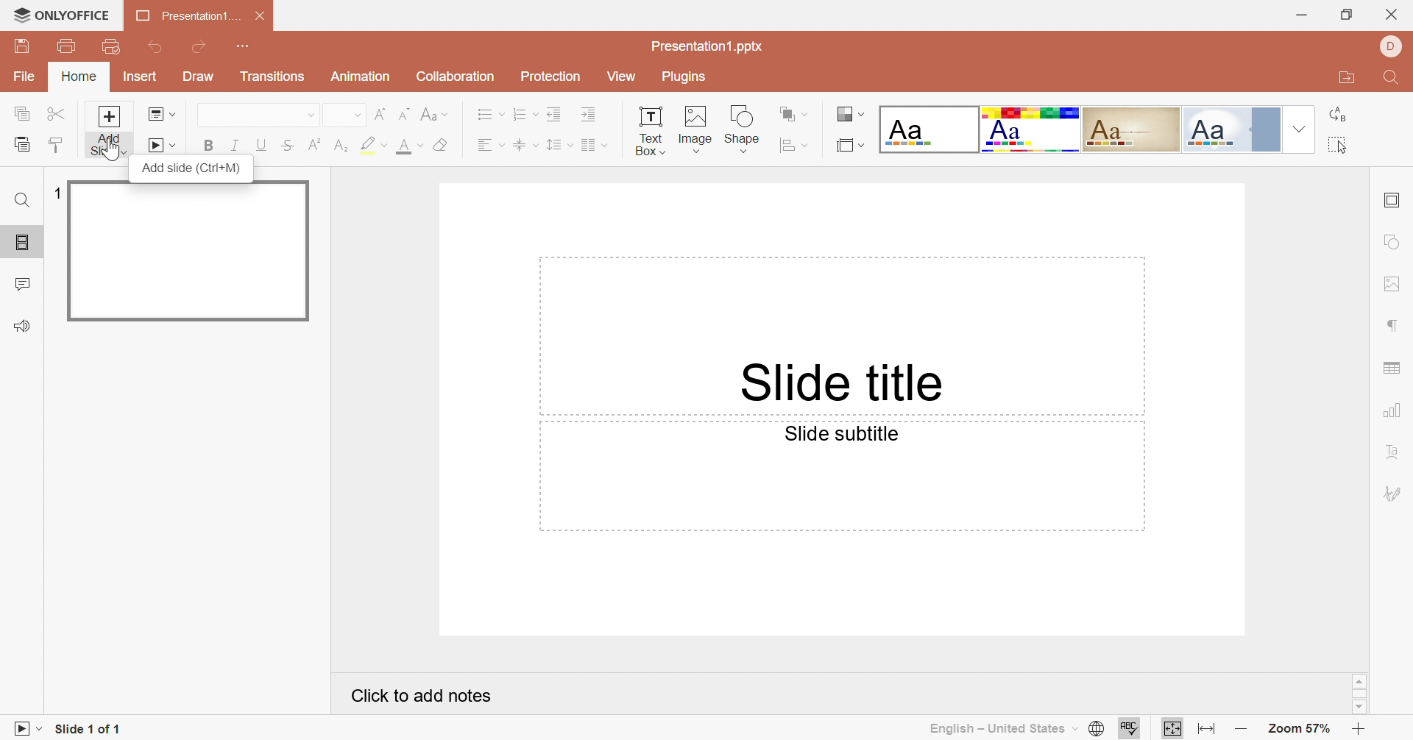 The width and height of the screenshot is (1413, 740). What do you see at coordinates (339, 146) in the screenshot?
I see `Subscript` at bounding box center [339, 146].